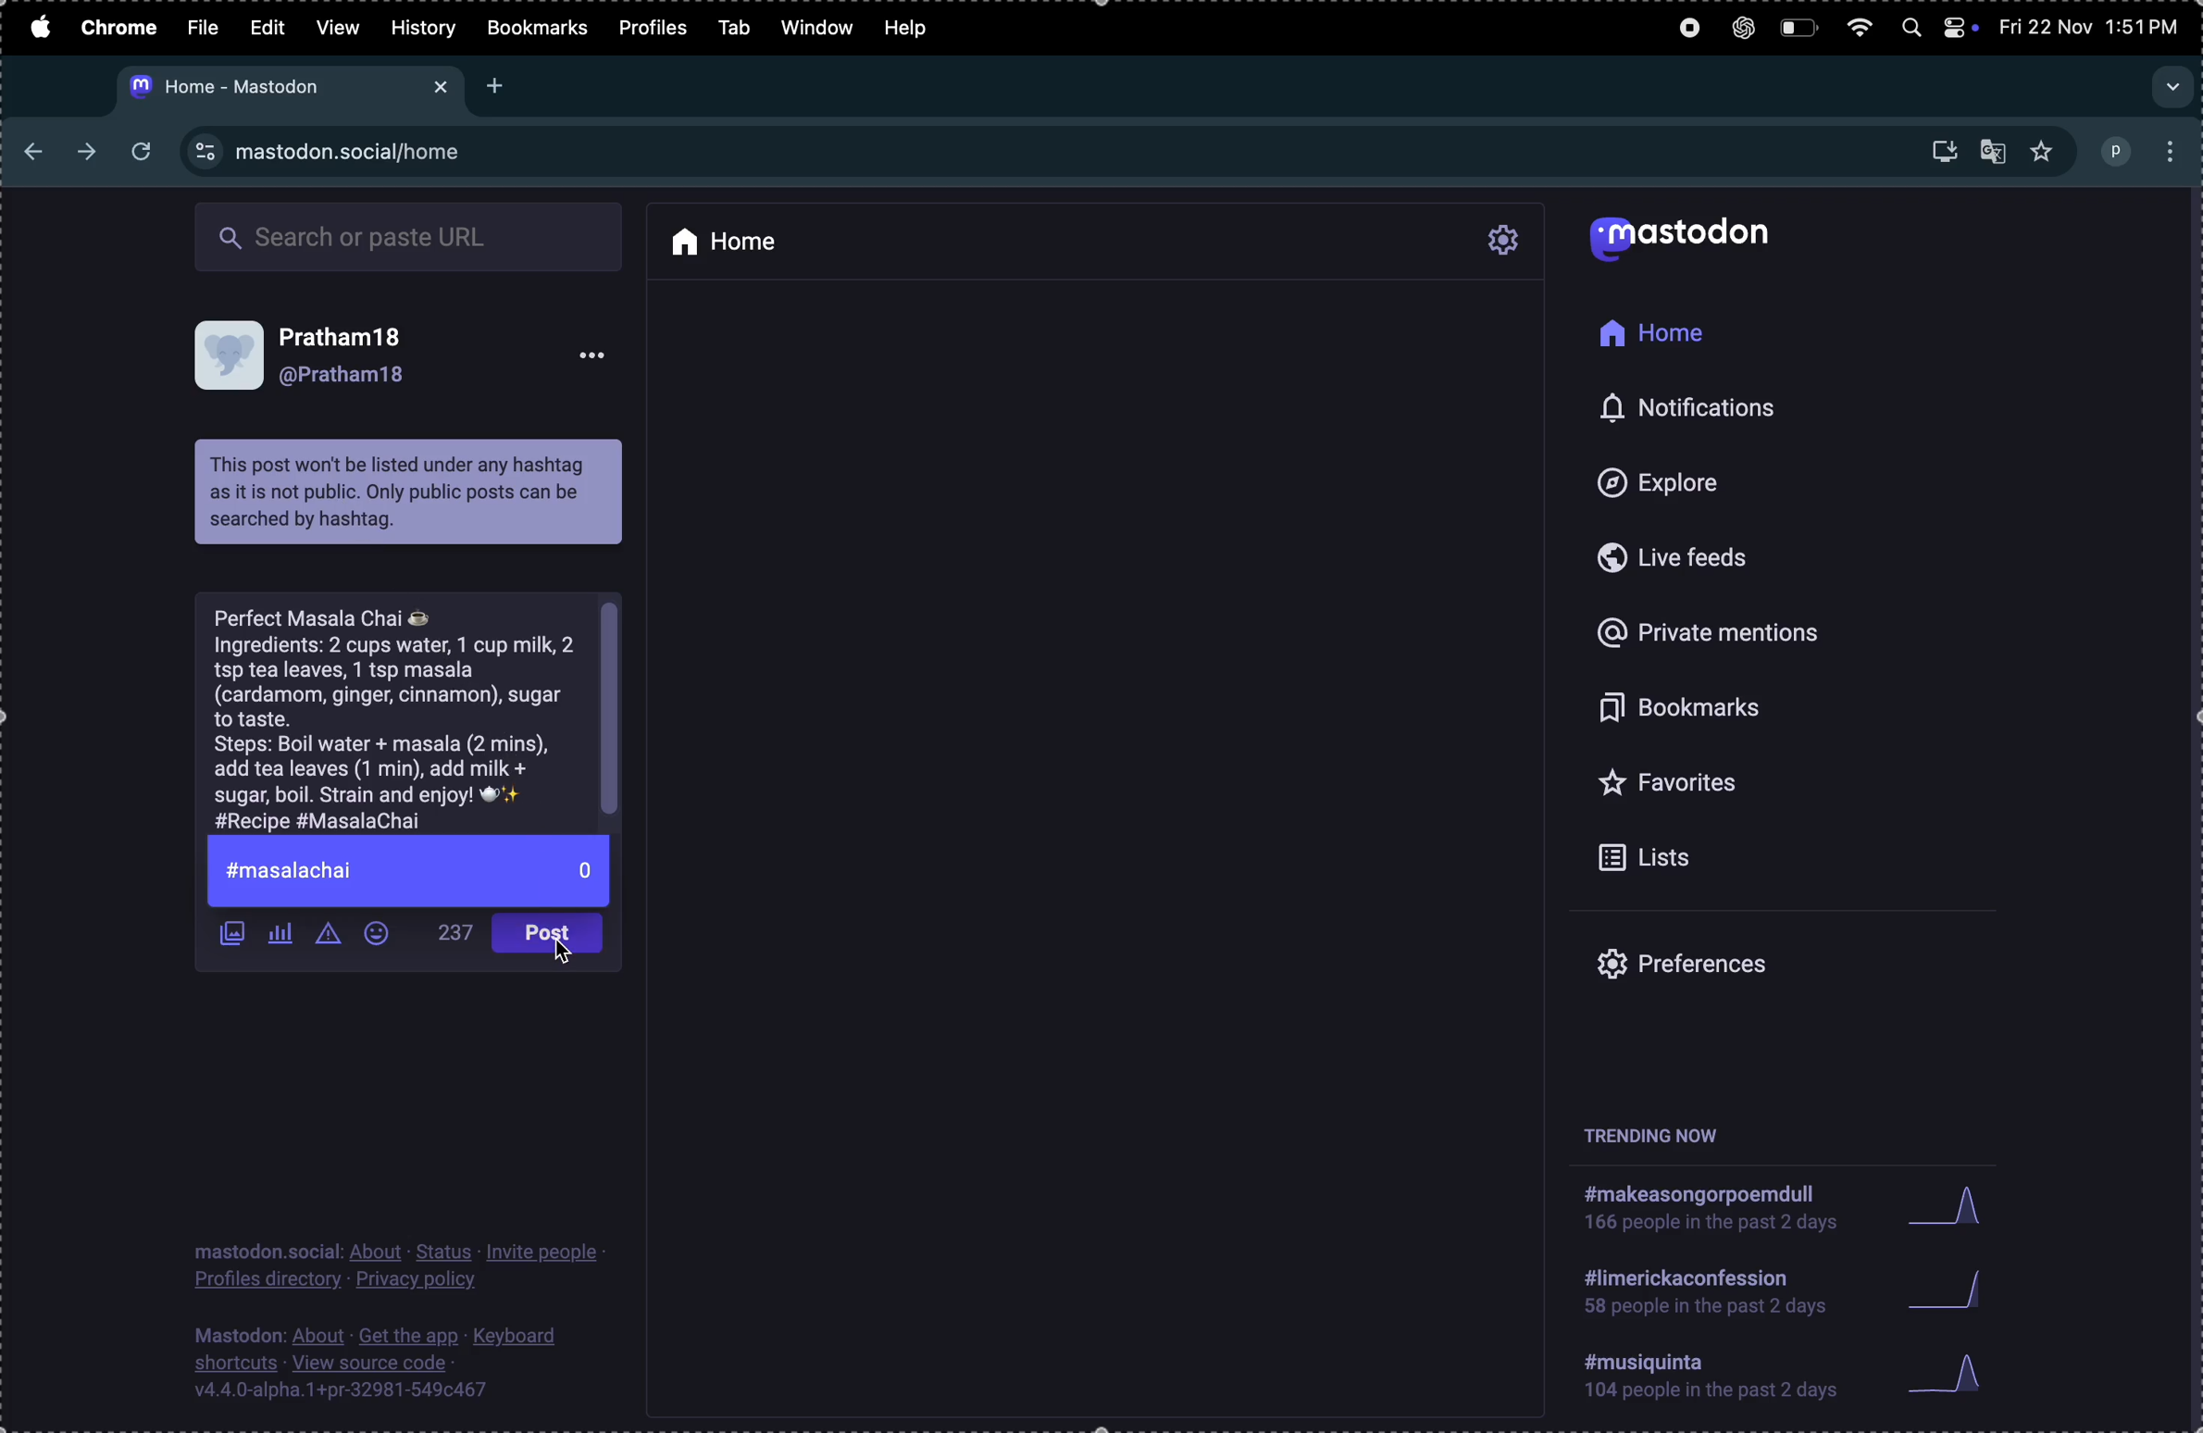  I want to click on favourites, so click(1719, 788).